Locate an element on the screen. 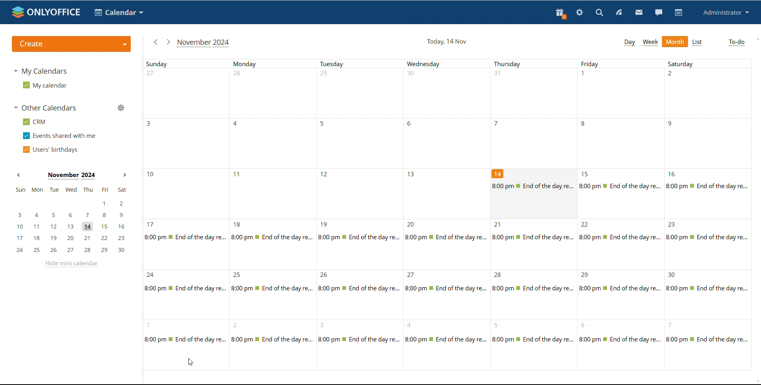 This screenshot has width=761, height=385. next month is located at coordinates (125, 175).